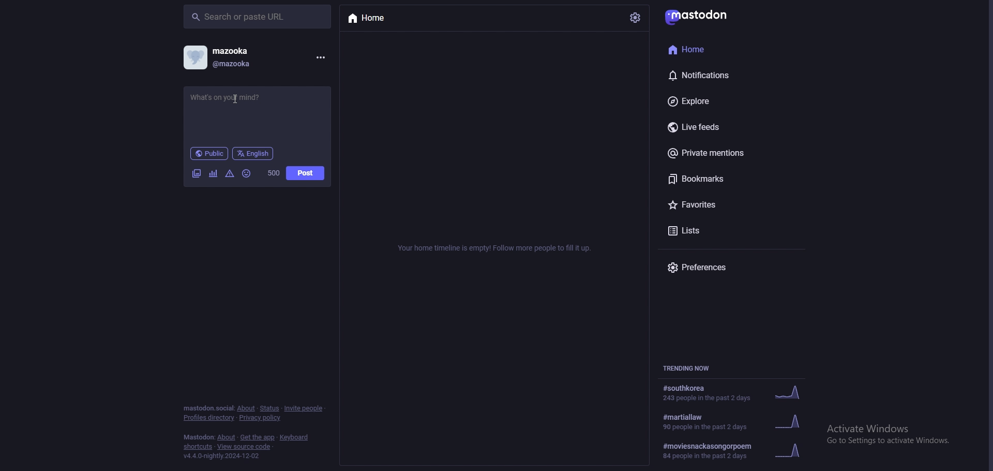  What do you see at coordinates (306, 173) in the screenshot?
I see `post` at bounding box center [306, 173].